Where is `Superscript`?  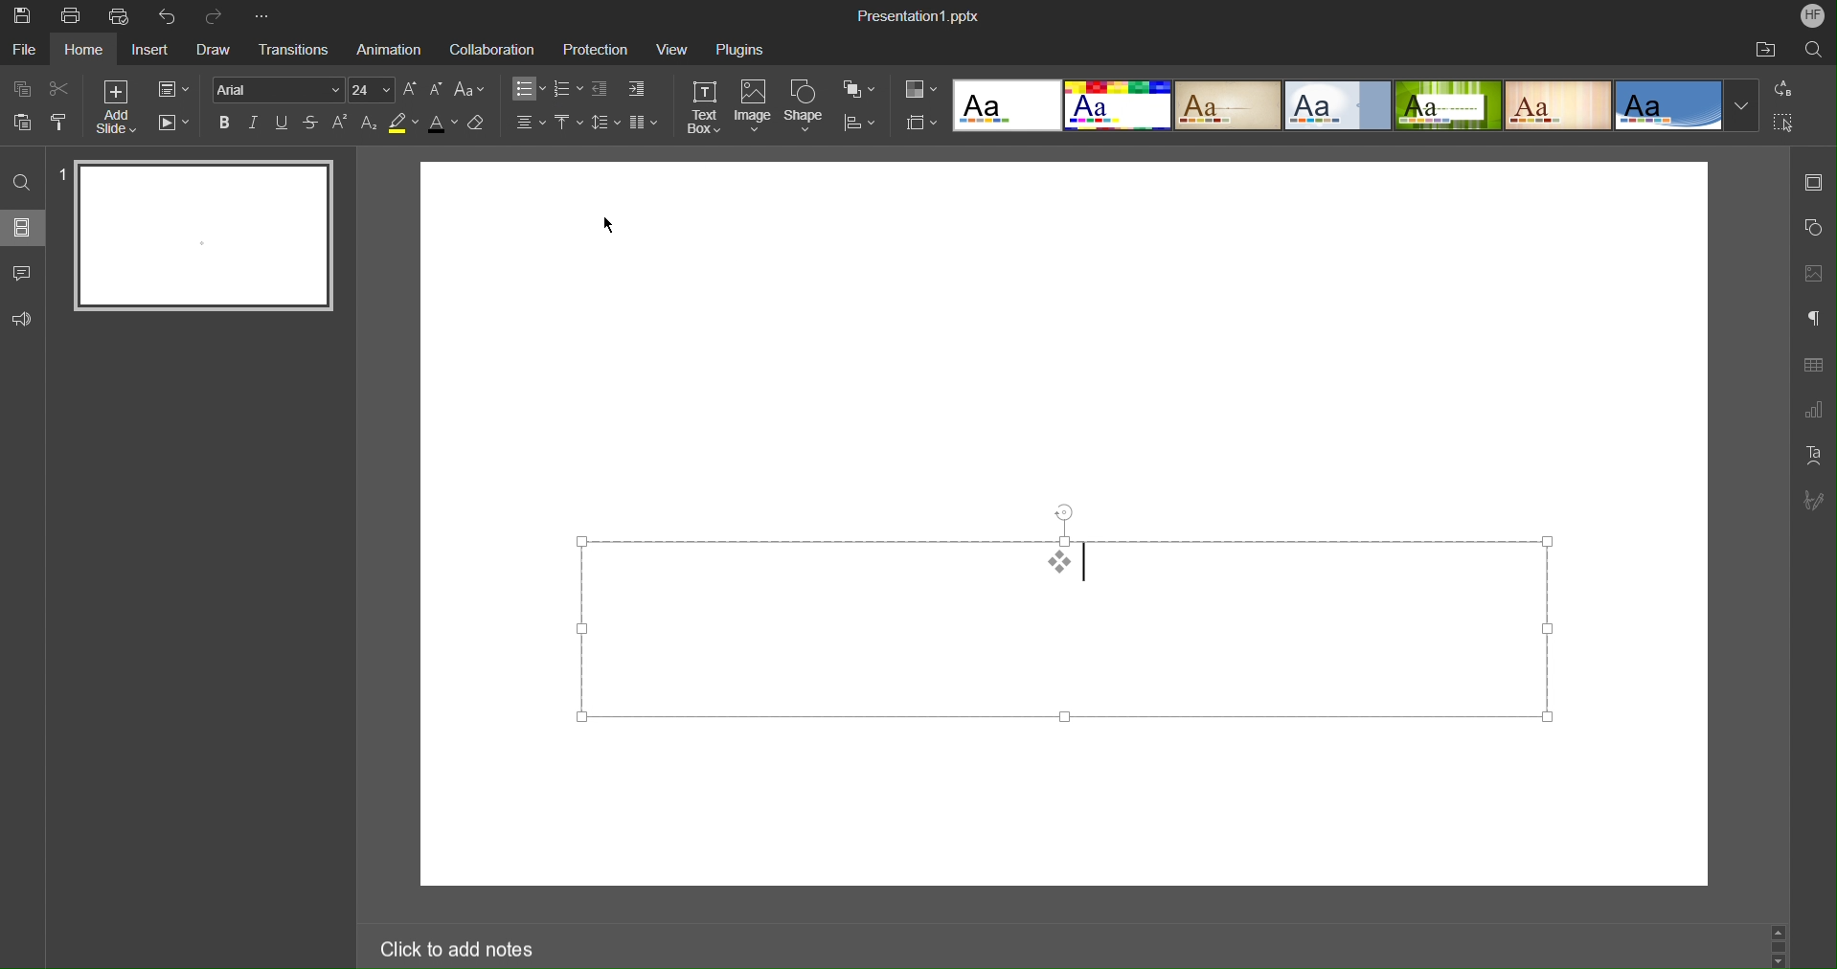
Superscript is located at coordinates (339, 123).